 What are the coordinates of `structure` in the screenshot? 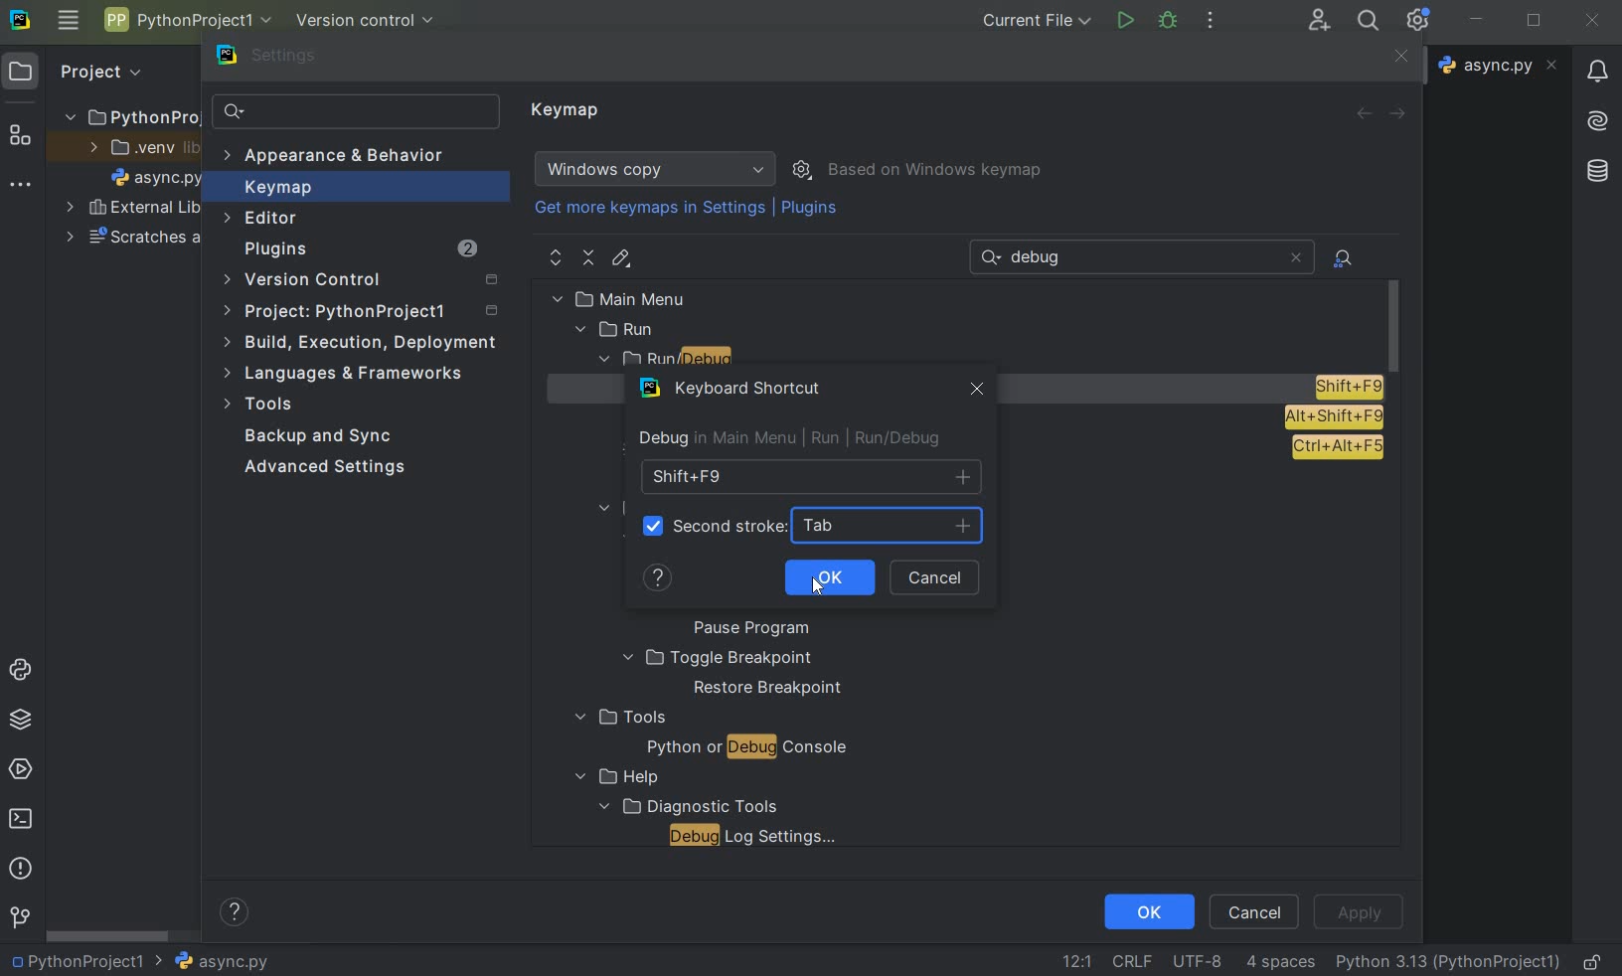 It's located at (21, 137).